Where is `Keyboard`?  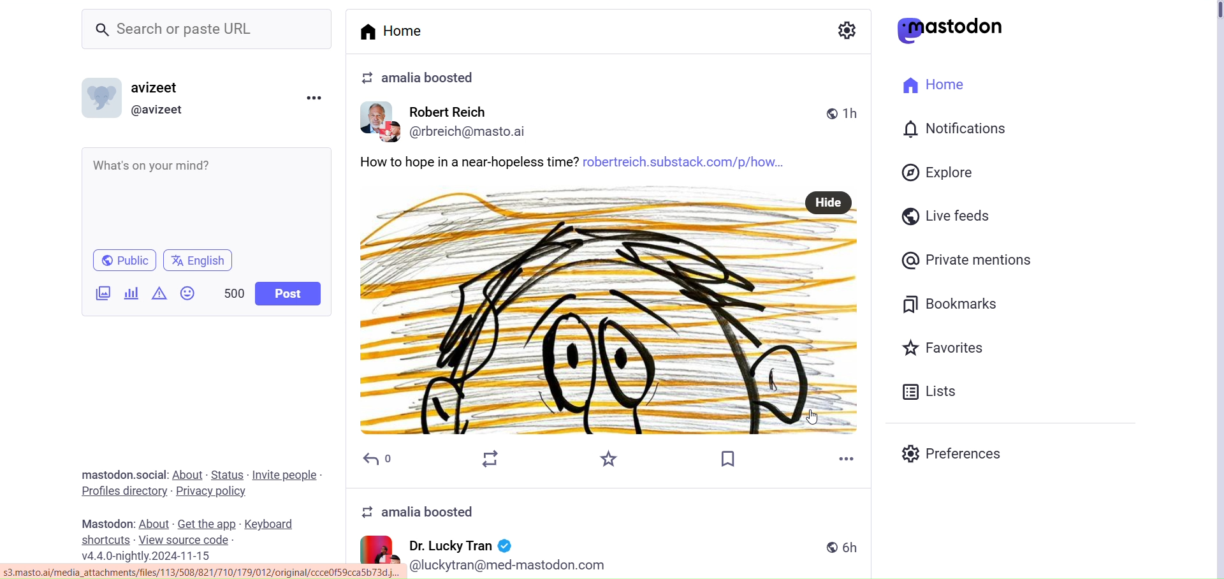 Keyboard is located at coordinates (267, 522).